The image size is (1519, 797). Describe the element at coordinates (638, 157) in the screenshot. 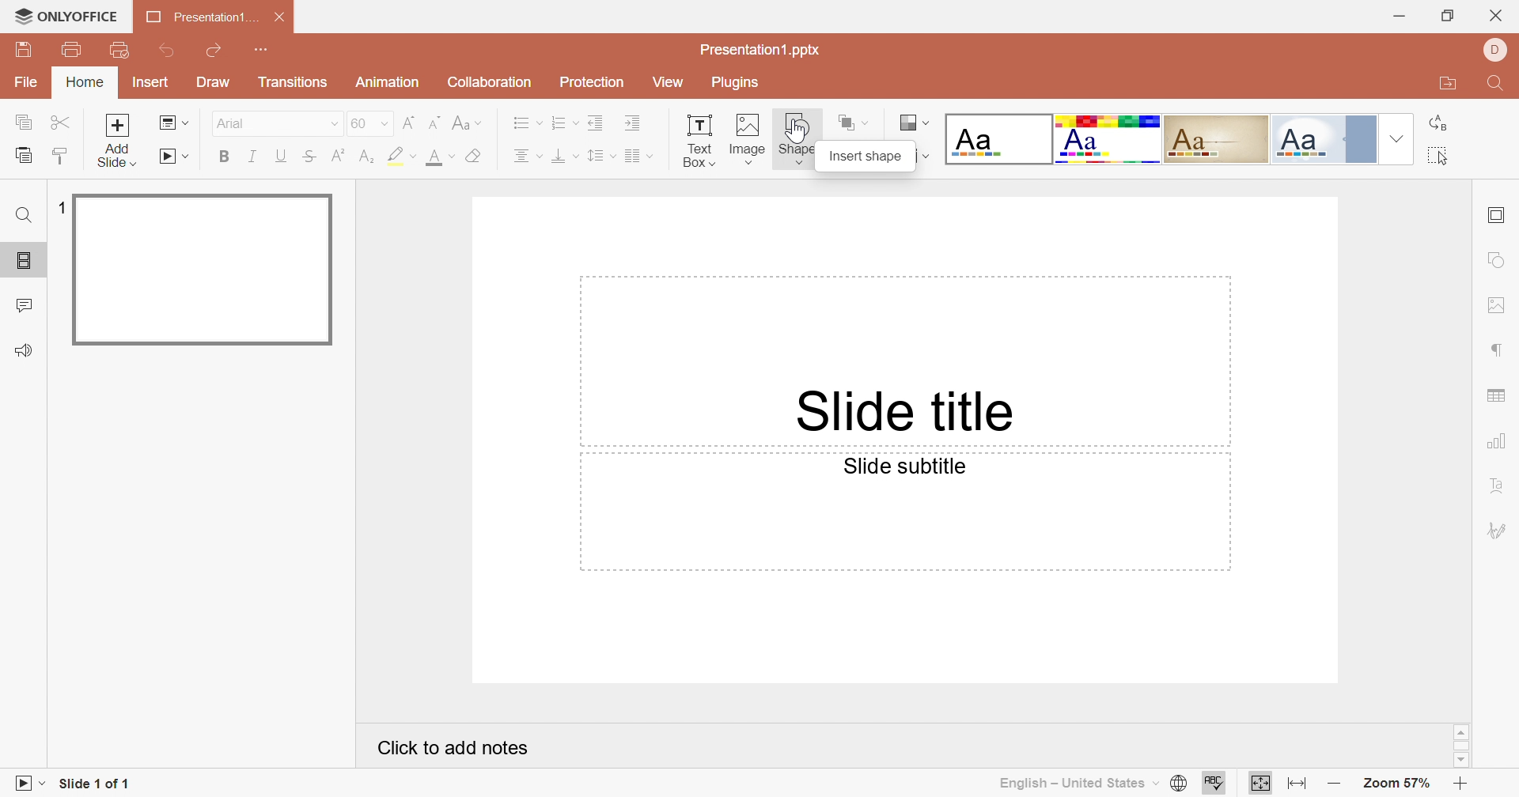

I see `Insert columns` at that location.